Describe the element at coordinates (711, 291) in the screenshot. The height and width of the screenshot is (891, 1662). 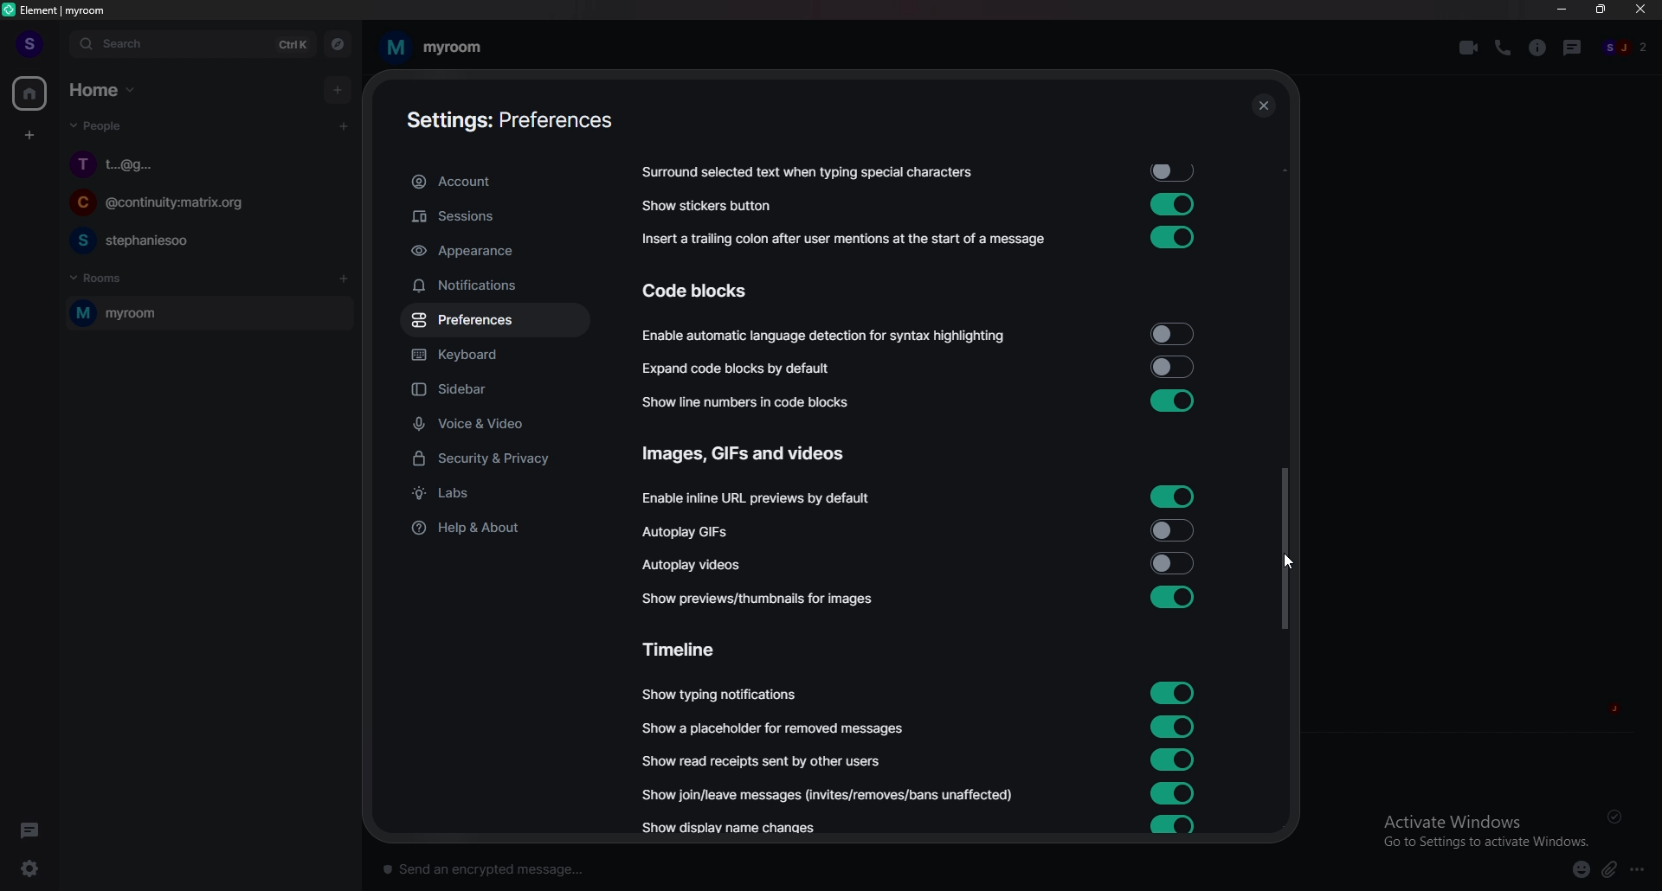
I see `code blocks` at that location.